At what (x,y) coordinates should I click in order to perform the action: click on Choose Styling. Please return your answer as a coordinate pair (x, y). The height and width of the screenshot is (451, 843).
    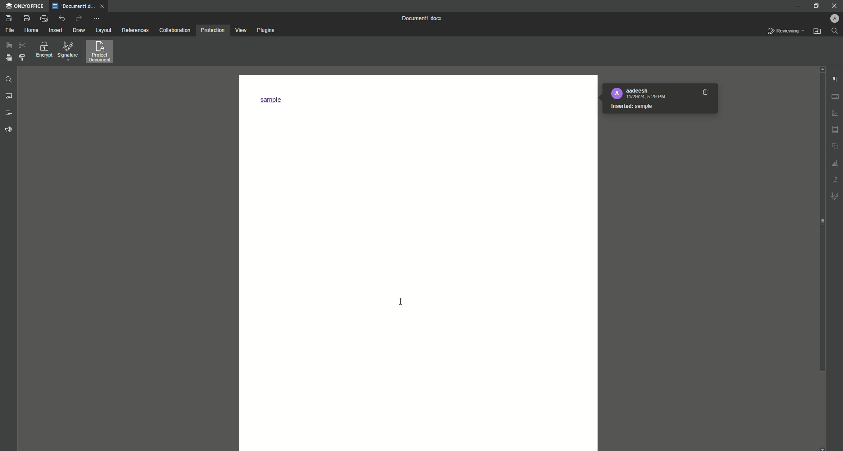
    Looking at the image, I should click on (22, 57).